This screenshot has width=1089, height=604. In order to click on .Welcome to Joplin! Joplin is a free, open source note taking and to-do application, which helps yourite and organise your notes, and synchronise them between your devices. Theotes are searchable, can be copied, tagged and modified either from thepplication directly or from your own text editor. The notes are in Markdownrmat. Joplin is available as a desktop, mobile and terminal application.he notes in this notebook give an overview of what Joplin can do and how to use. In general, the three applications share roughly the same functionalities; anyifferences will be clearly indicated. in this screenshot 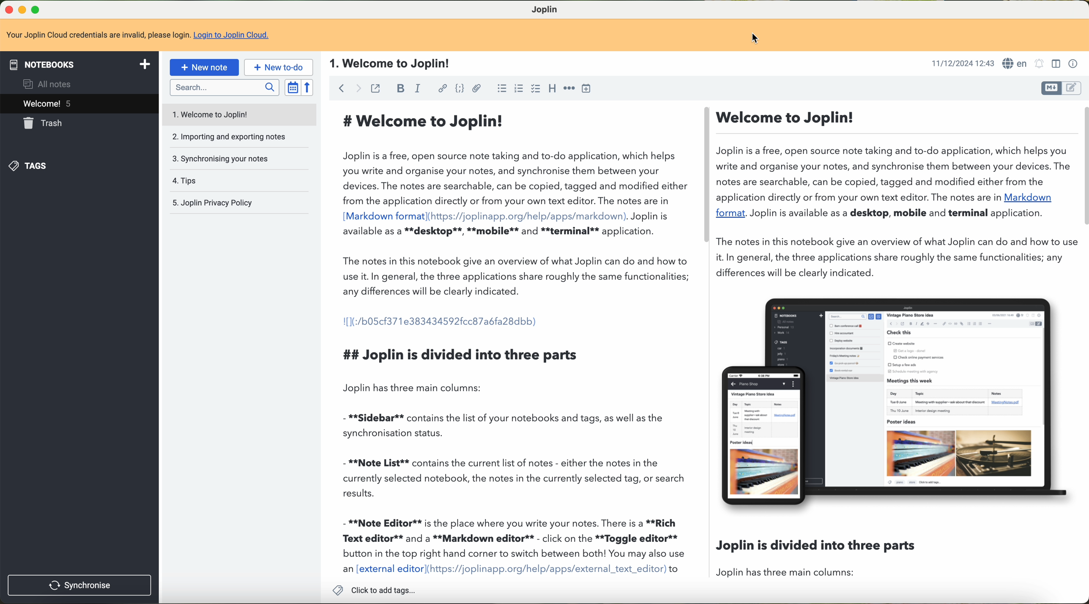, I will do `click(895, 192)`.